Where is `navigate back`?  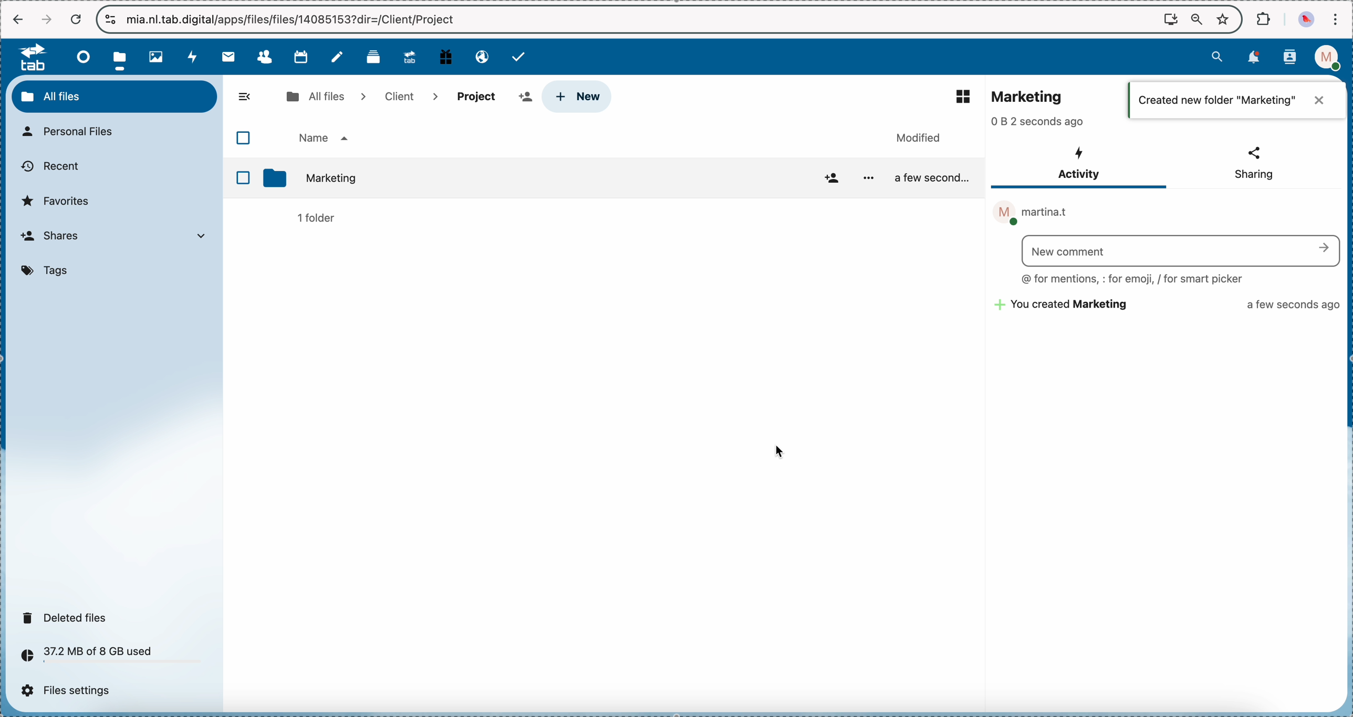
navigate back is located at coordinates (18, 20).